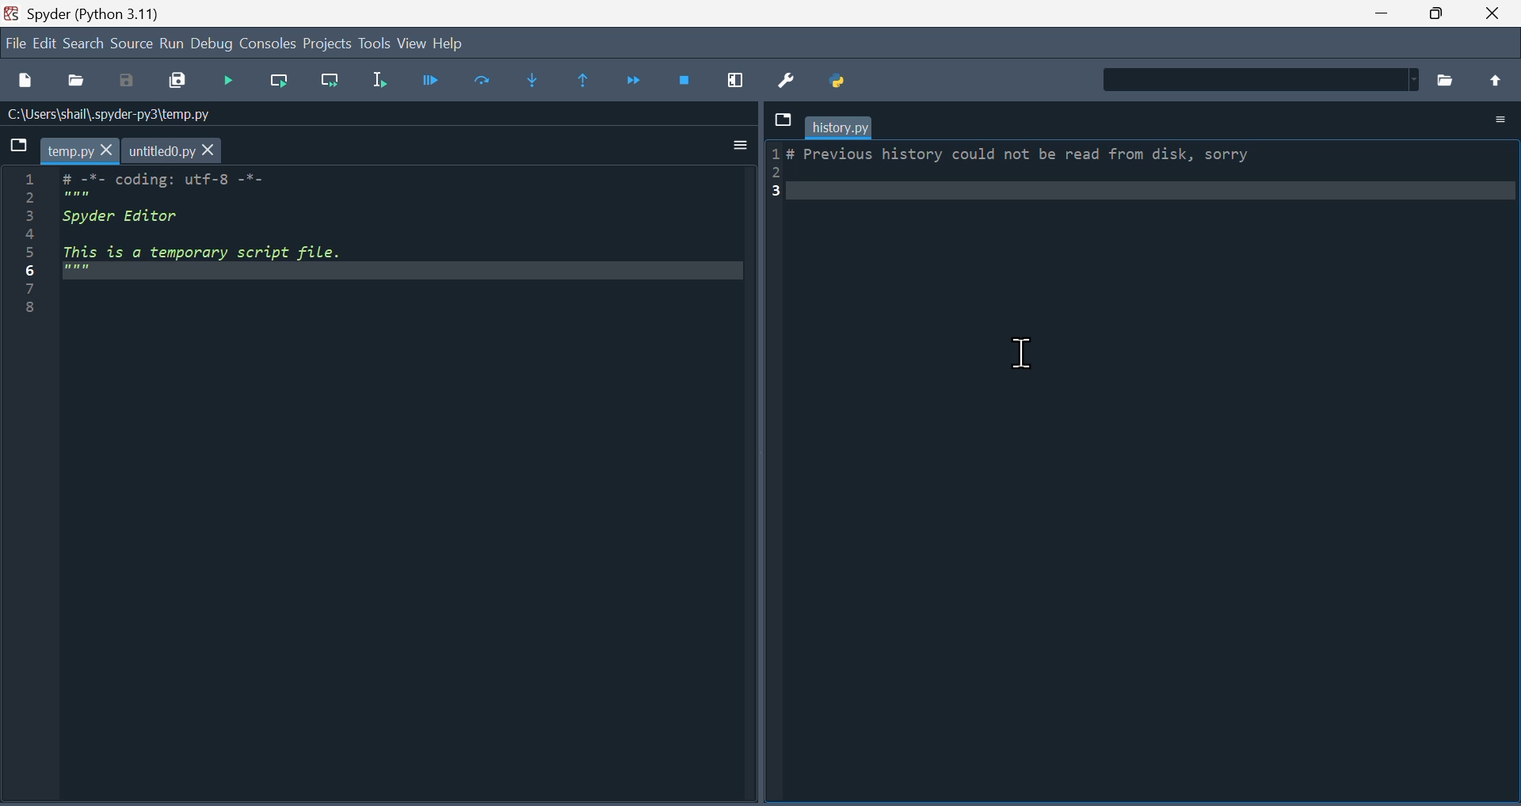 The image size is (1521, 806). What do you see at coordinates (78, 150) in the screenshot?
I see `temp.py` at bounding box center [78, 150].